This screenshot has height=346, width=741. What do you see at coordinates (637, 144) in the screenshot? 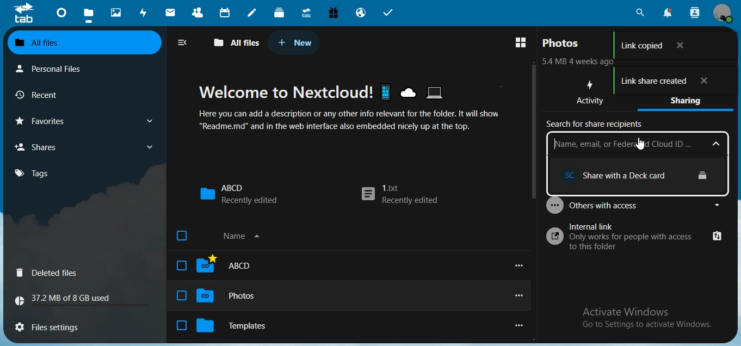
I see `name, email, or federated Cloud ID` at bounding box center [637, 144].